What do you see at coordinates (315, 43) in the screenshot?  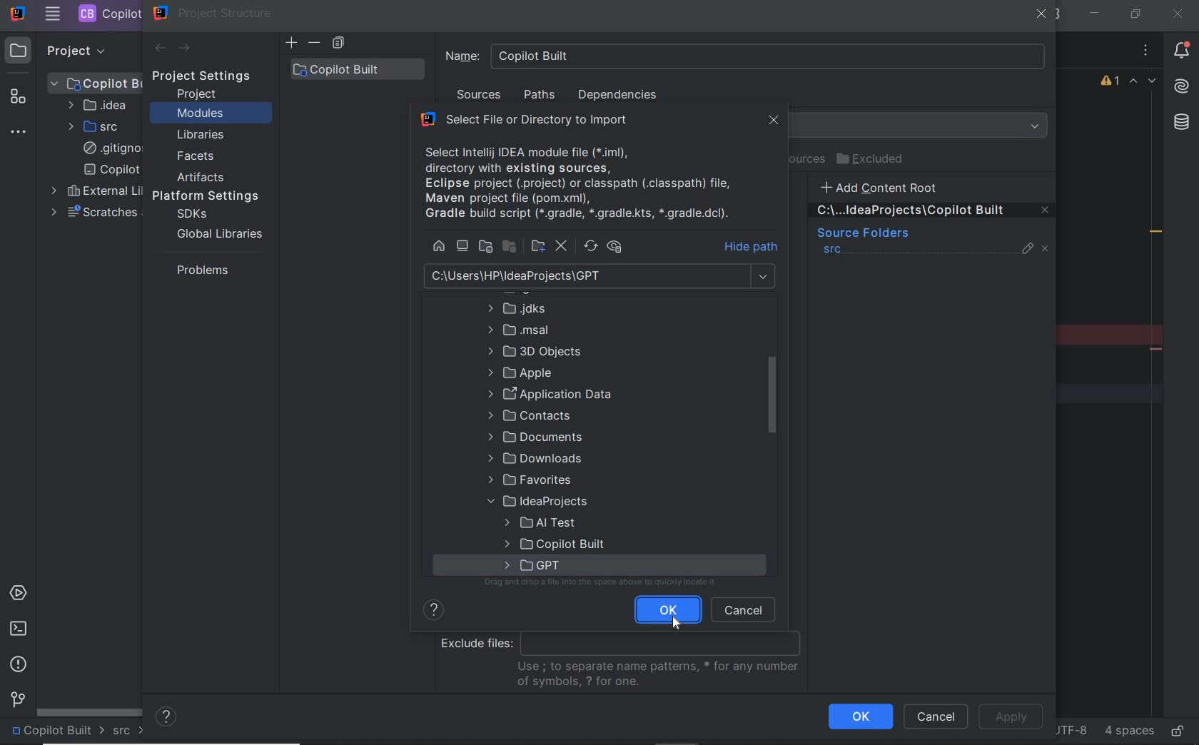 I see `delete` at bounding box center [315, 43].